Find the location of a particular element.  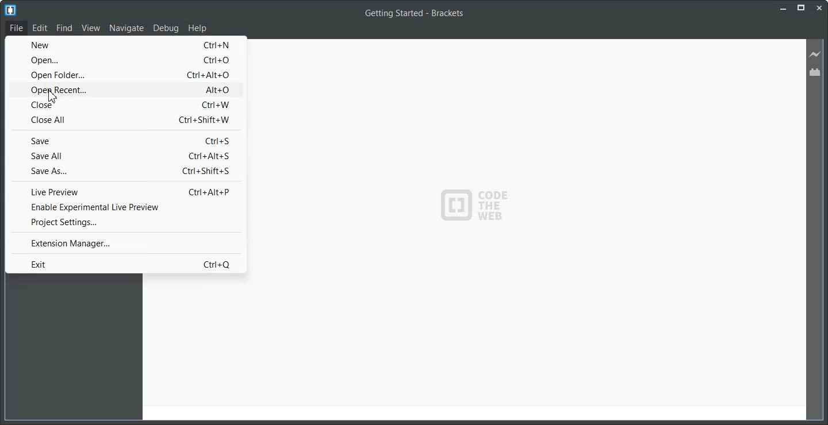

Save All is located at coordinates (126, 156).